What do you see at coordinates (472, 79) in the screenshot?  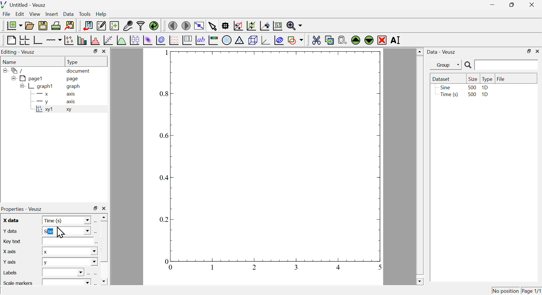 I see `size` at bounding box center [472, 79].